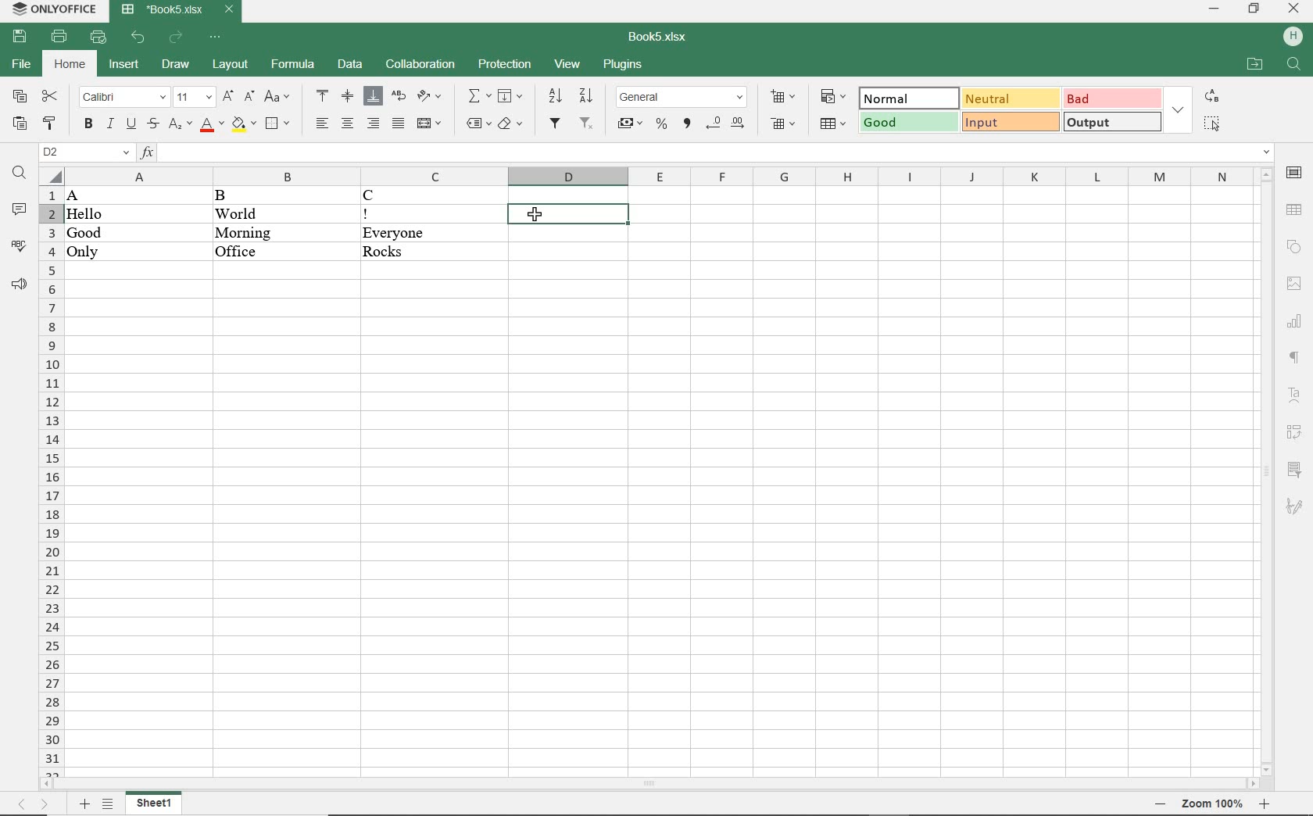  Describe the element at coordinates (1294, 393) in the screenshot. I see `TEXT ART` at that location.